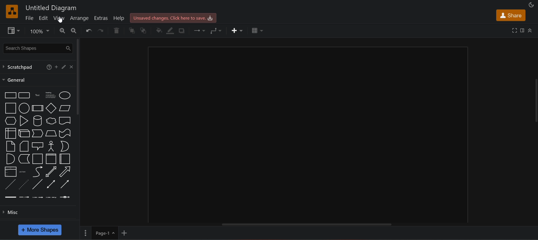 This screenshot has height=240, width=538. What do you see at coordinates (24, 197) in the screenshot?
I see `connector with lable` at bounding box center [24, 197].